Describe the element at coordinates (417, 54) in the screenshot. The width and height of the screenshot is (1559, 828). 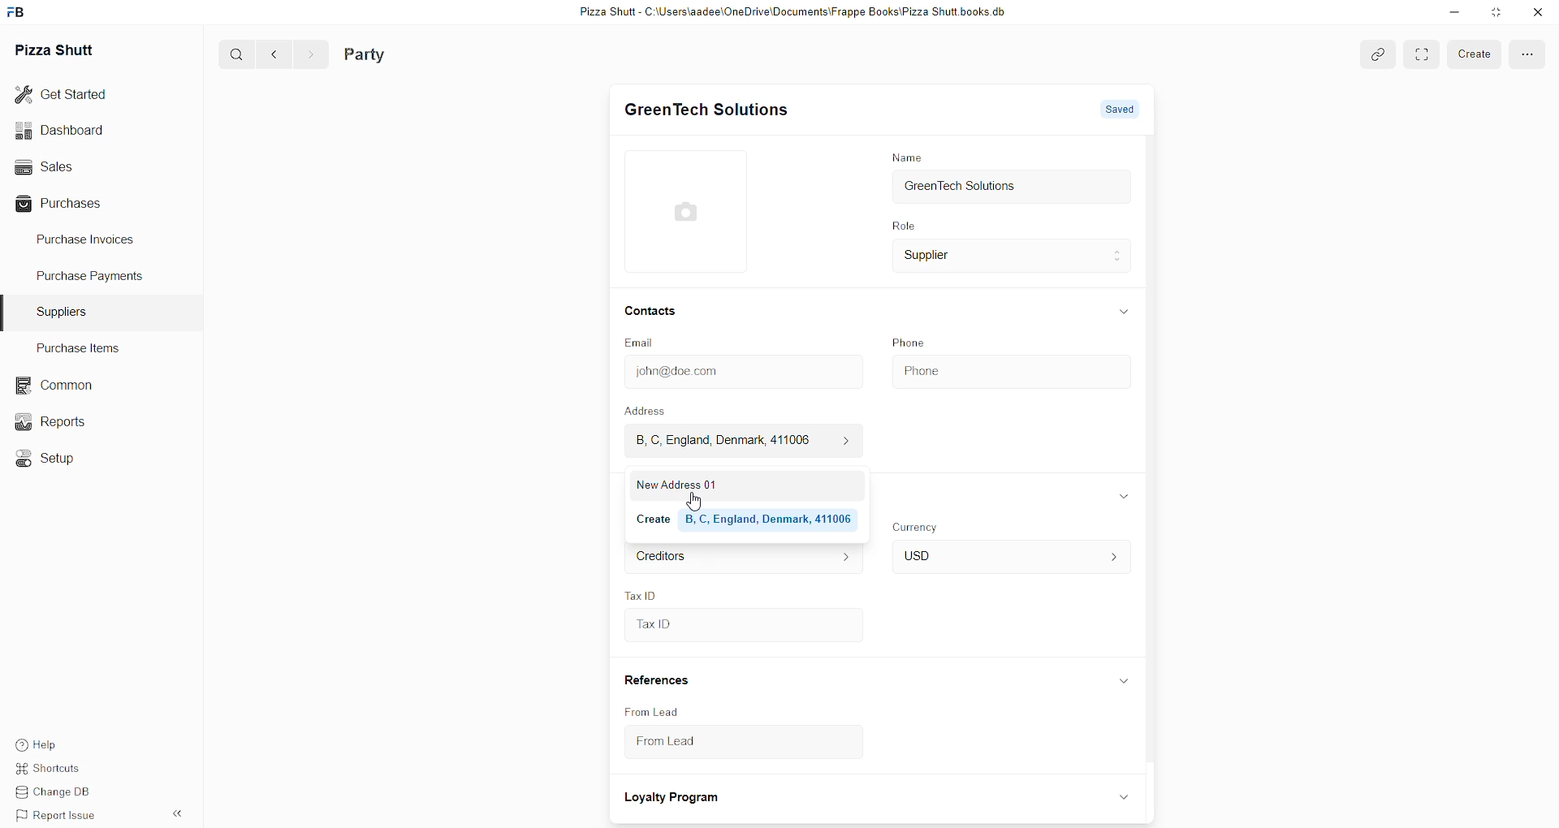
I see `Purchase Invoice` at that location.